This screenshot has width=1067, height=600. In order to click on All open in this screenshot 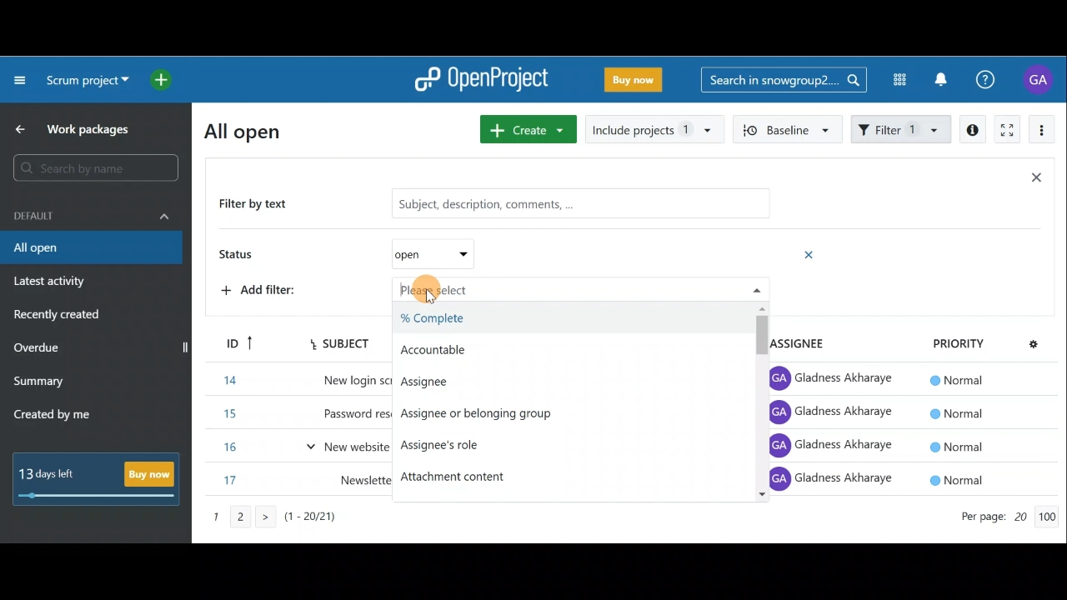, I will do `click(253, 130)`.